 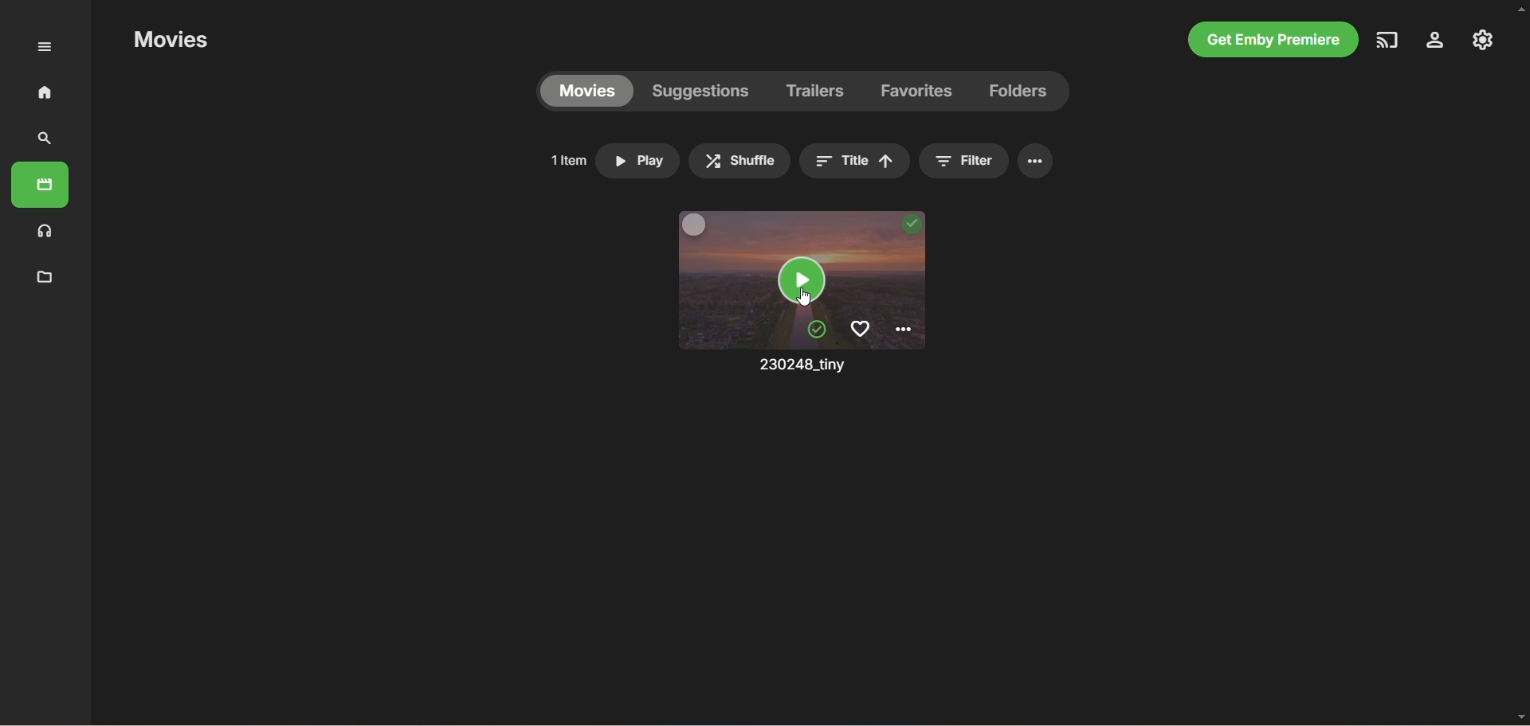 What do you see at coordinates (638, 162) in the screenshot?
I see `play` at bounding box center [638, 162].